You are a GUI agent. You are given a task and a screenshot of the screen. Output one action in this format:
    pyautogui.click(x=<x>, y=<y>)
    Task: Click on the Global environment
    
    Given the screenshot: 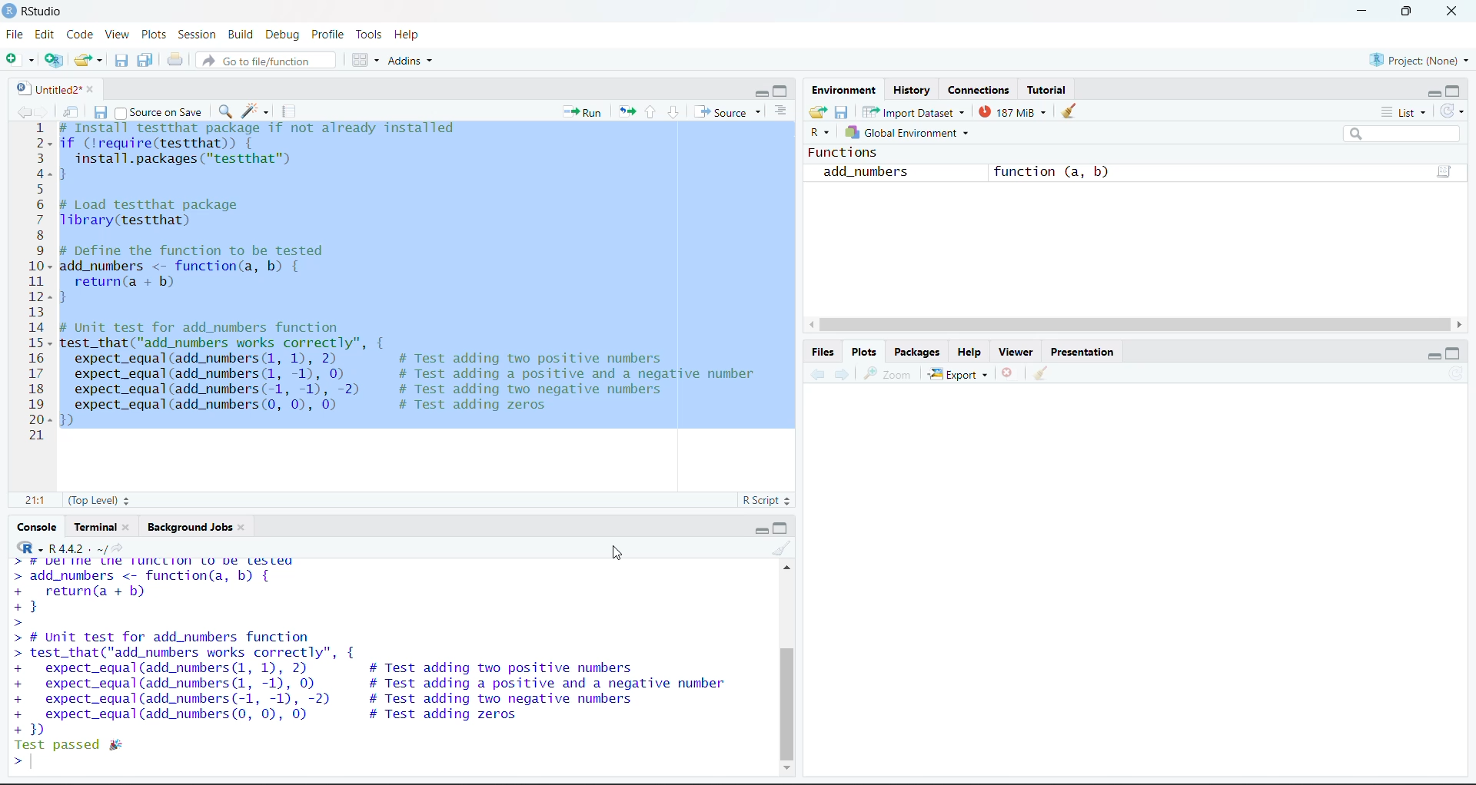 What is the action you would take?
    pyautogui.click(x=910, y=132)
    